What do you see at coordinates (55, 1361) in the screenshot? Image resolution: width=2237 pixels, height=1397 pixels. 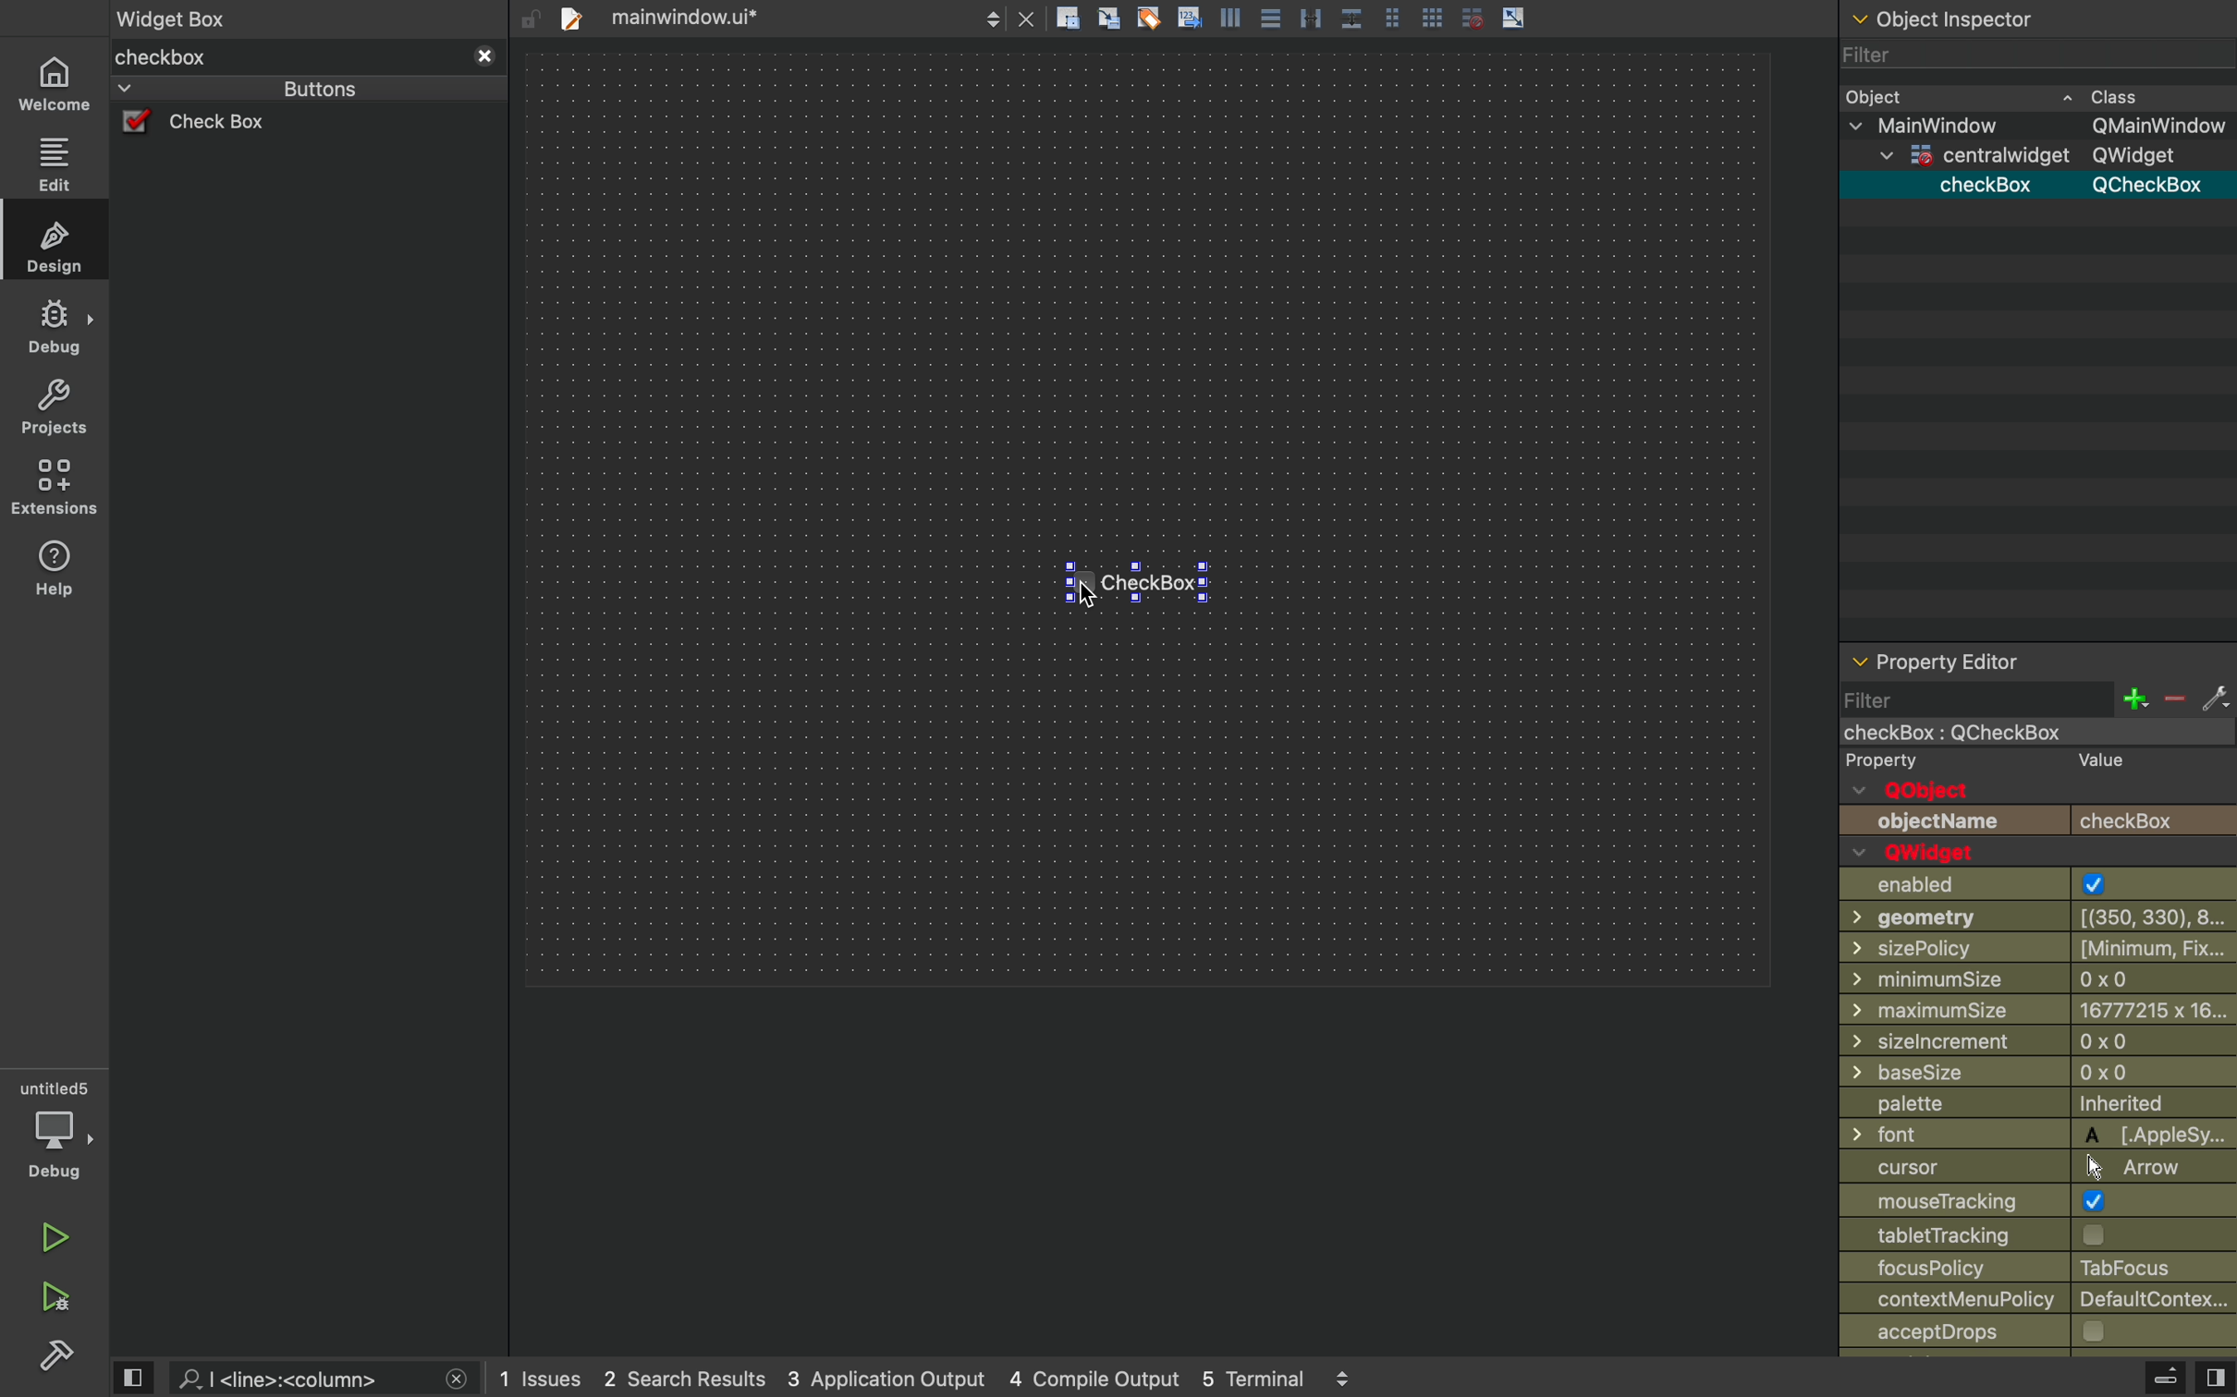 I see `build` at bounding box center [55, 1361].